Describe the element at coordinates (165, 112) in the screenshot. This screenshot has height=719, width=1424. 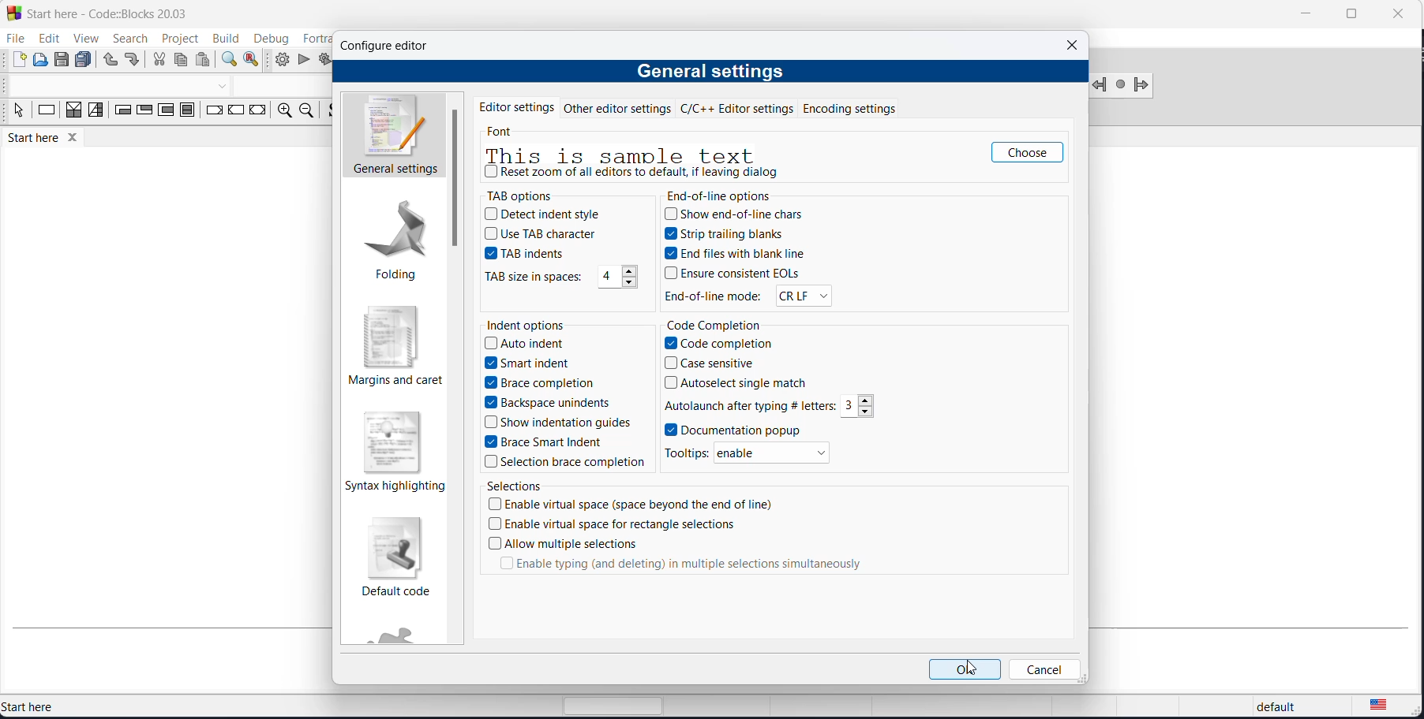
I see `counting loop` at that location.